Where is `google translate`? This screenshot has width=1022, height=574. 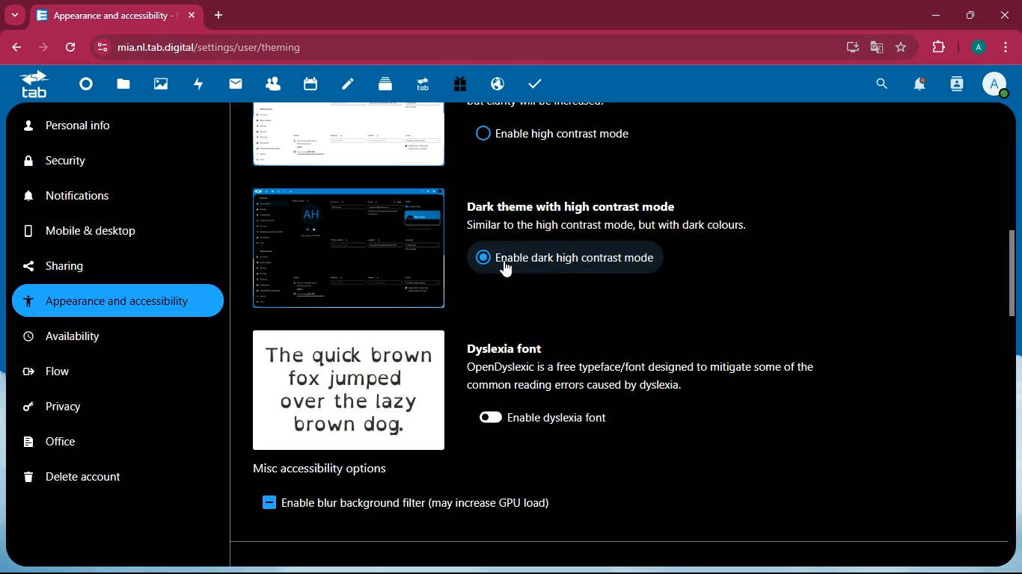 google translate is located at coordinates (875, 47).